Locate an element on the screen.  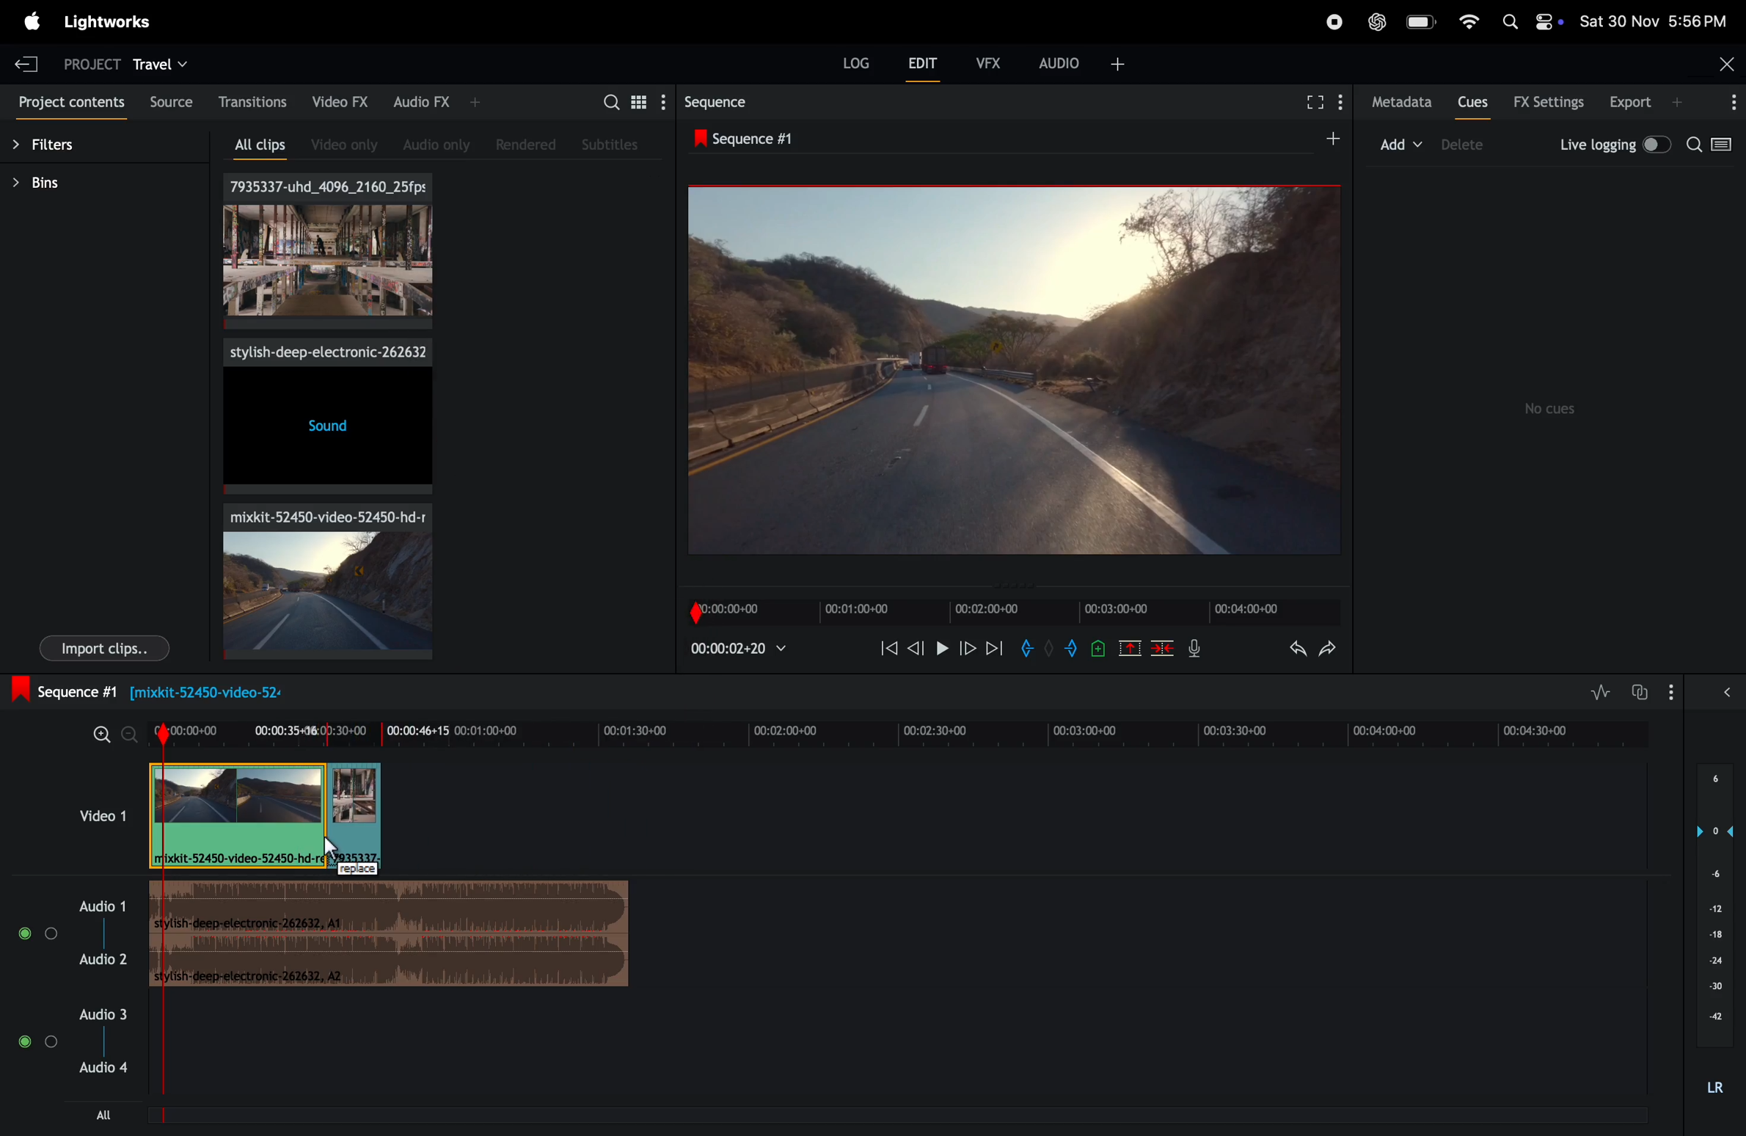
video clips is located at coordinates (330, 252).